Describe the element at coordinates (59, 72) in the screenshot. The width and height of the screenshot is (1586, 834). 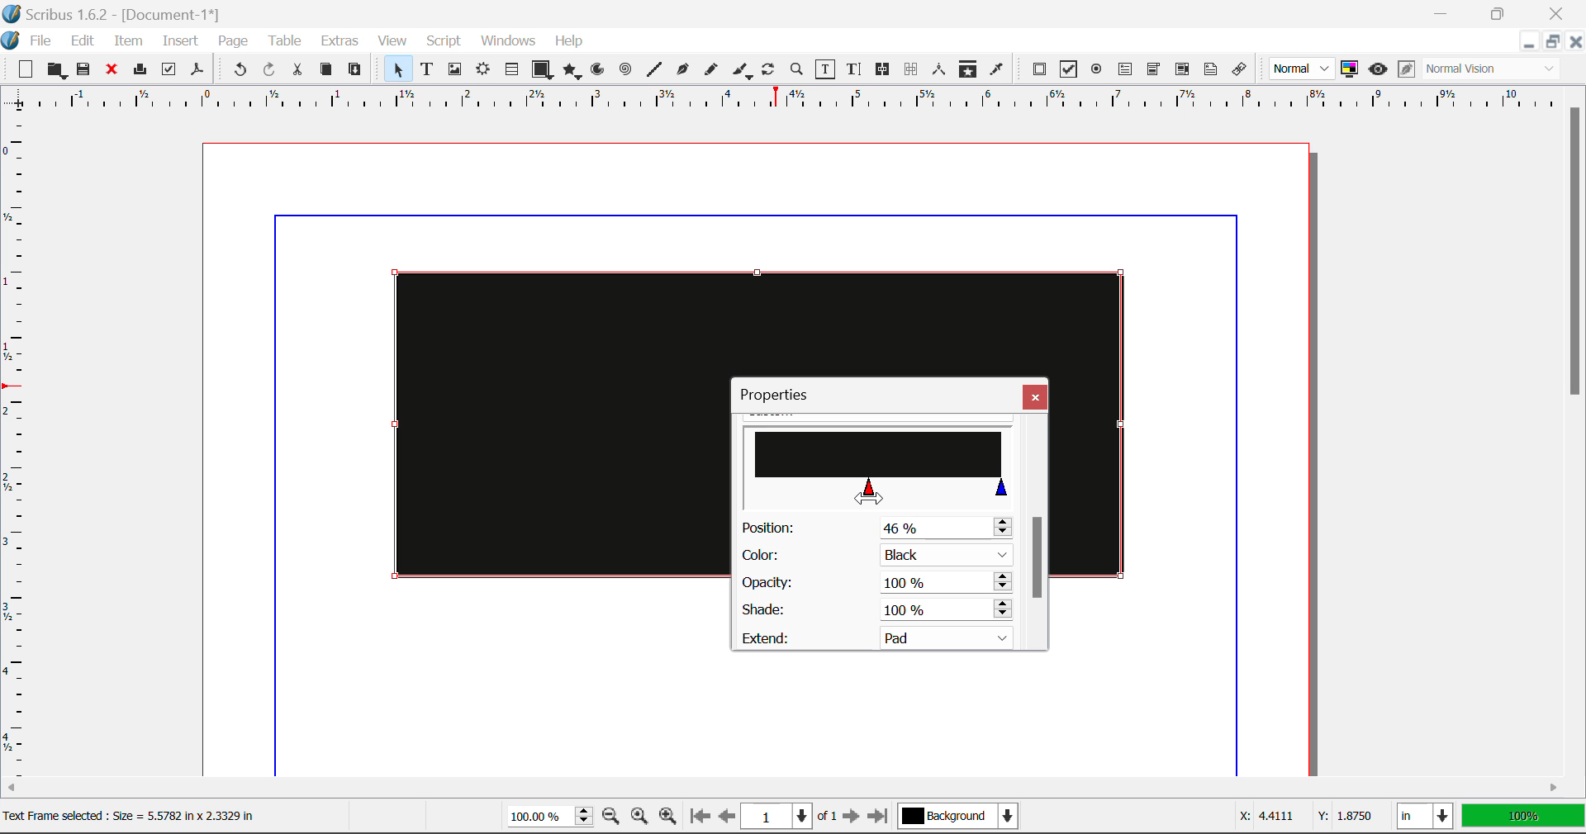
I see `Open` at that location.